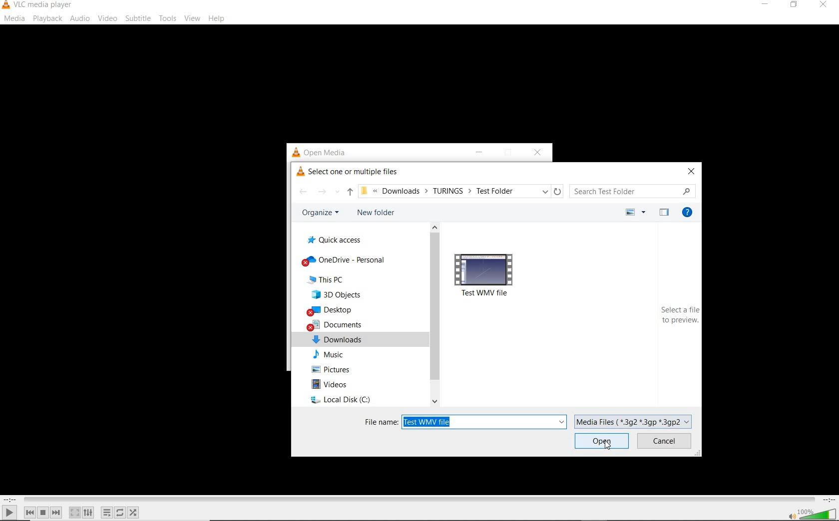 This screenshot has width=839, height=521. Describe the element at coordinates (107, 18) in the screenshot. I see `video` at that location.